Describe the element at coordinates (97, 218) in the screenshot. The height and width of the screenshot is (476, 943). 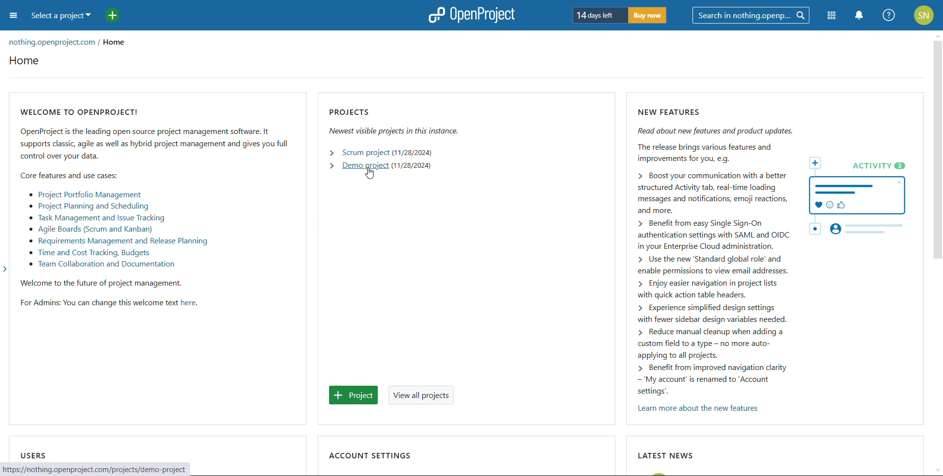
I see `task management and issue tracking` at that location.